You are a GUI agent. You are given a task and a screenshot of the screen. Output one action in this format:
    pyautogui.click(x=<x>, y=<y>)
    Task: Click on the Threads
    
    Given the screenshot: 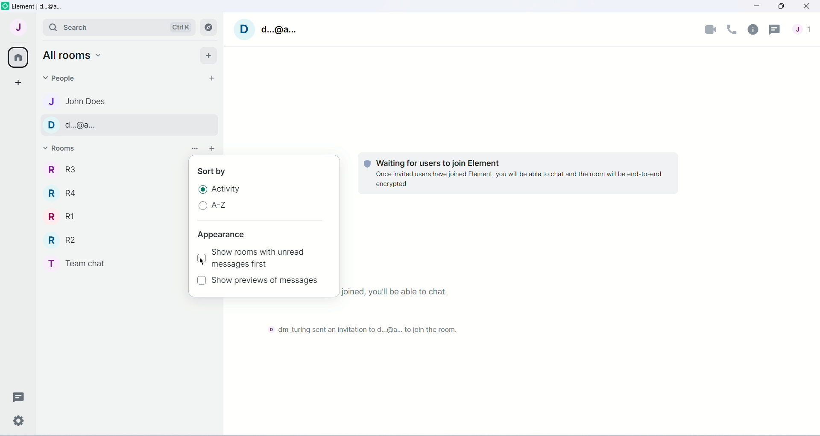 What is the action you would take?
    pyautogui.click(x=17, y=397)
    